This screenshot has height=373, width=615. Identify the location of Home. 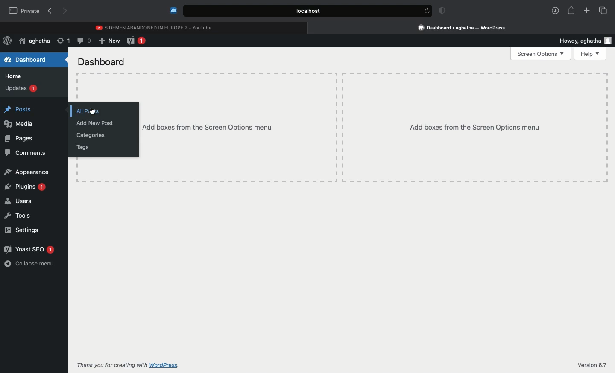
(13, 77).